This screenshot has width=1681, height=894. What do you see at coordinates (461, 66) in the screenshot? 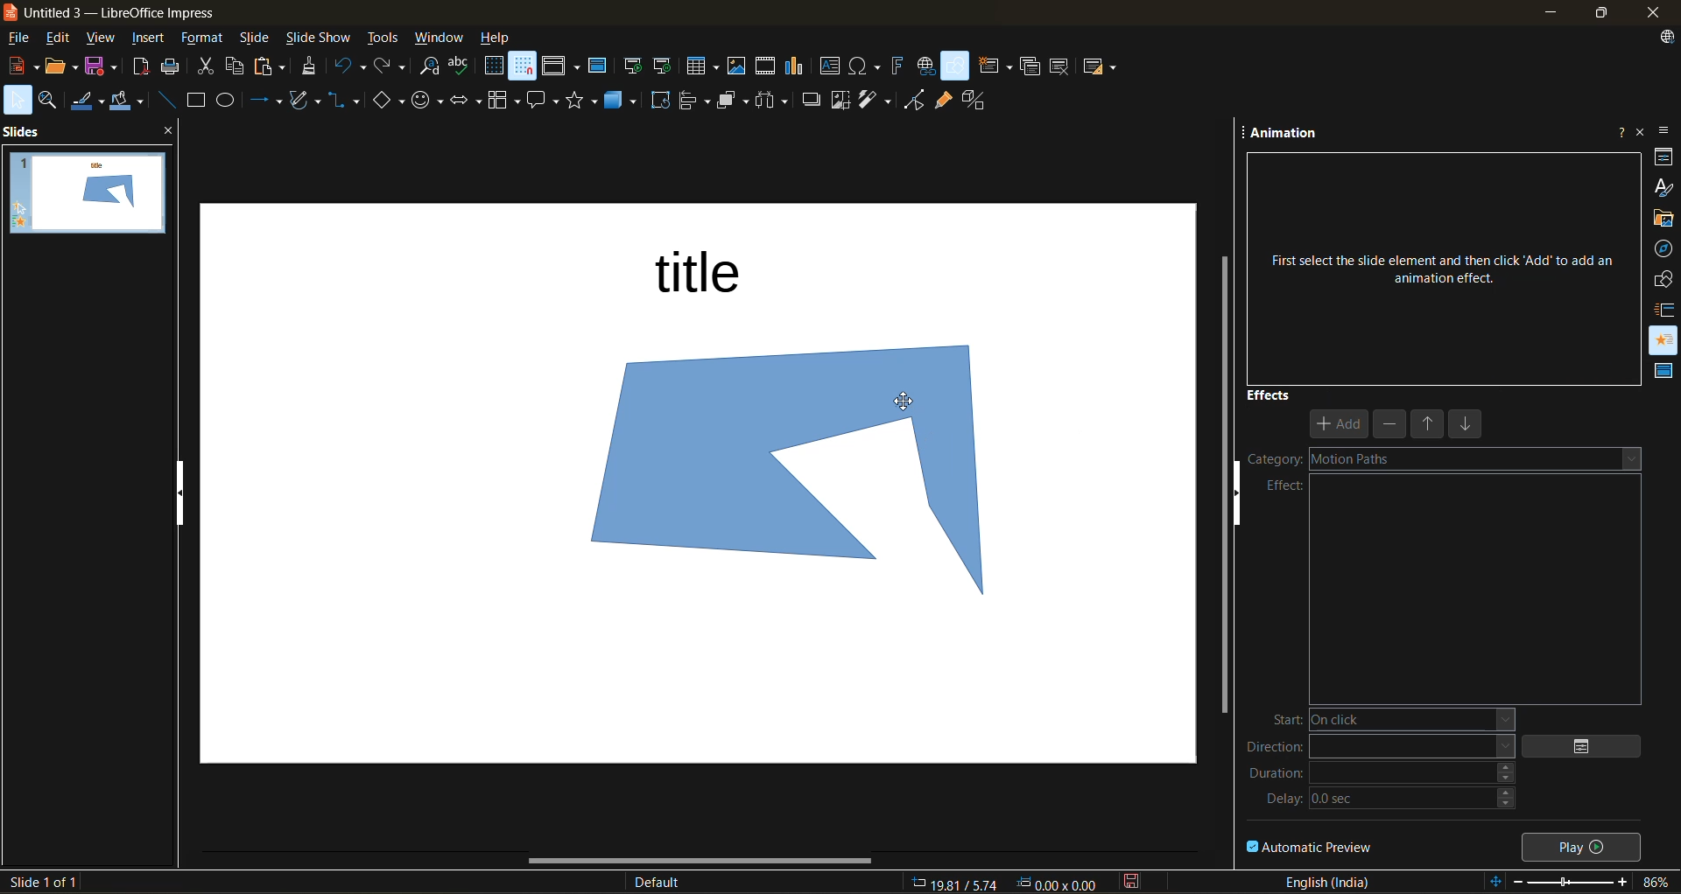
I see `spelling` at bounding box center [461, 66].